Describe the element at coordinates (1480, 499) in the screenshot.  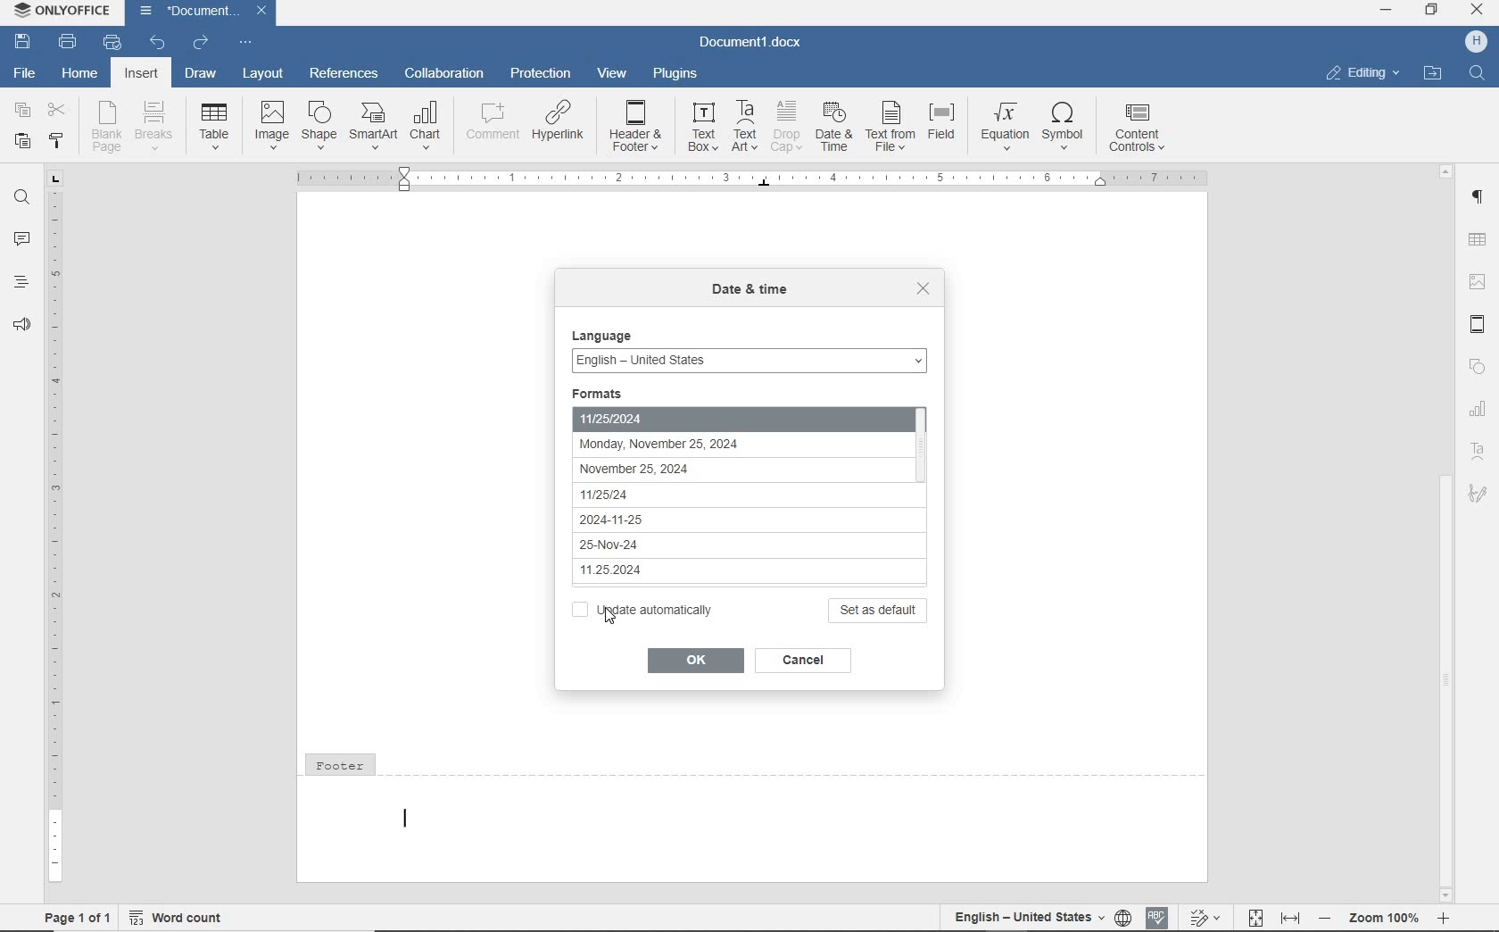
I see `Signature` at that location.